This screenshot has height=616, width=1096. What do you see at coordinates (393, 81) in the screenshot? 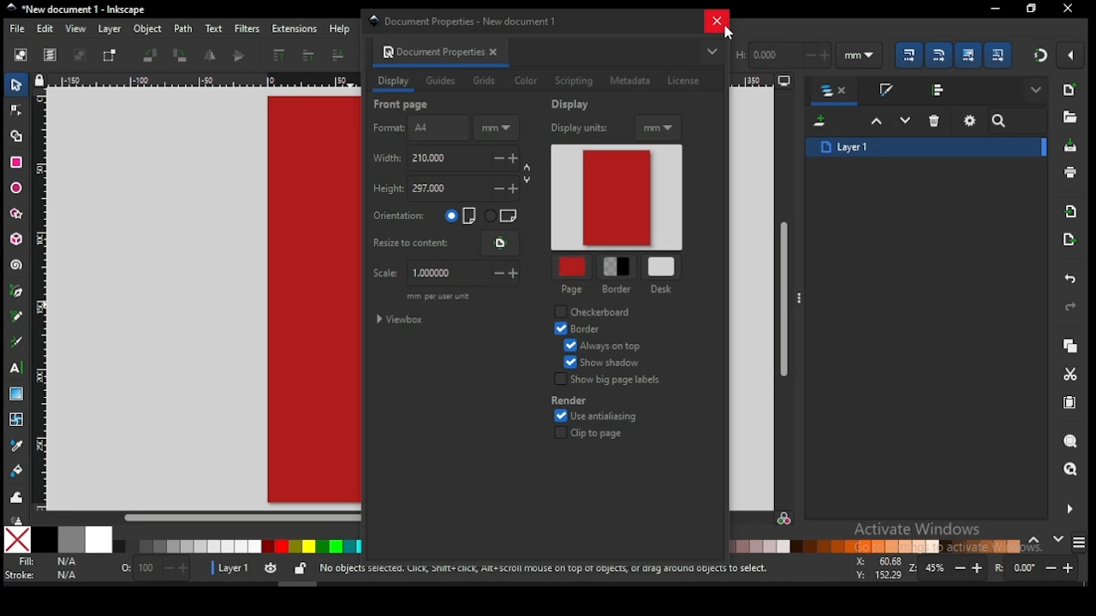
I see `display` at bounding box center [393, 81].